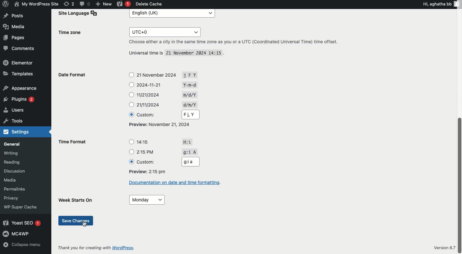  I want to click on UTC+0 , so click(167, 32).